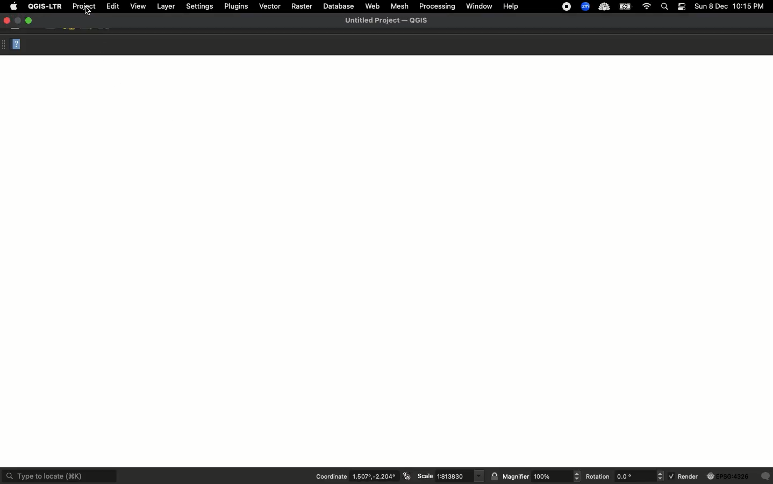 The width and height of the screenshot is (773, 484). What do you see at coordinates (269, 7) in the screenshot?
I see `Vector` at bounding box center [269, 7].